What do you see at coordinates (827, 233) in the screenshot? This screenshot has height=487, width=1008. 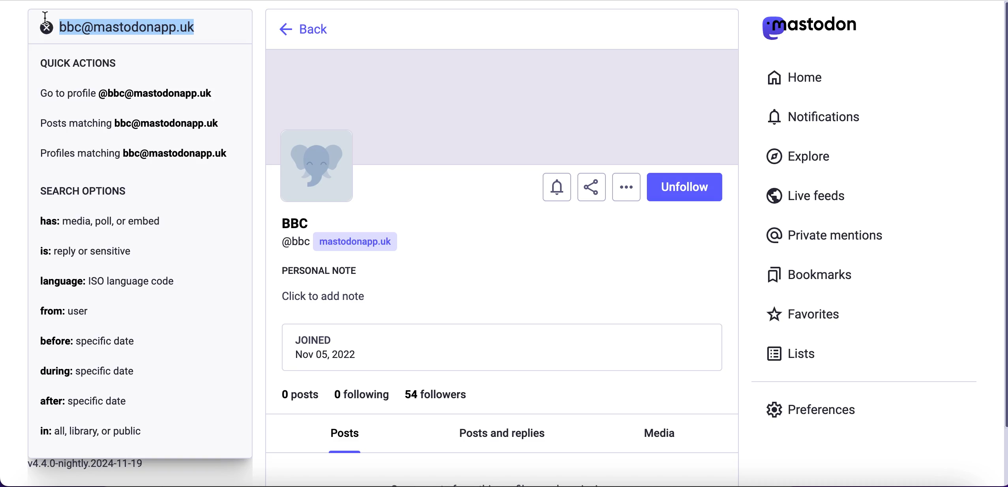 I see `private mentions` at bounding box center [827, 233].